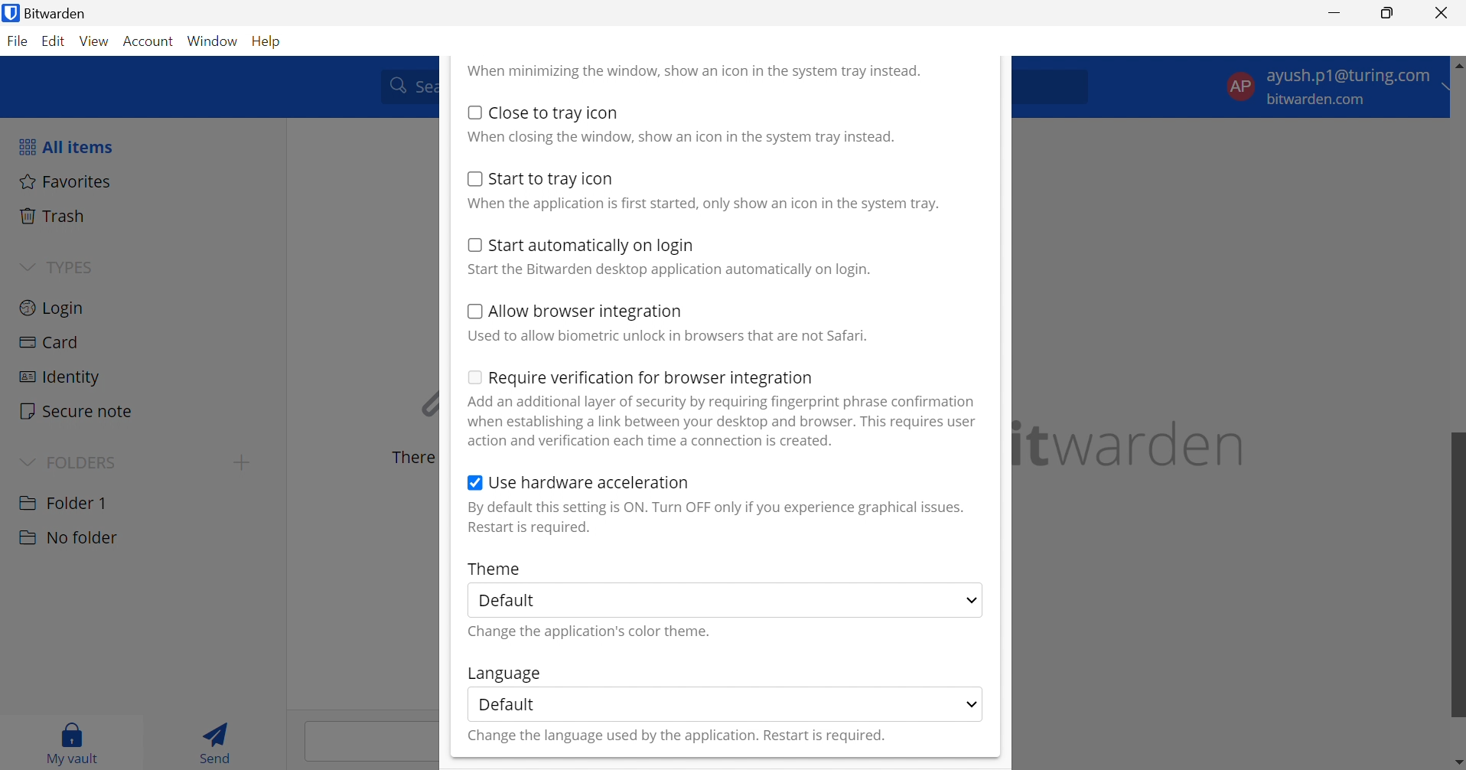 This screenshot has height=770, width=1466. What do you see at coordinates (593, 246) in the screenshot?
I see `Start automatically on login` at bounding box center [593, 246].